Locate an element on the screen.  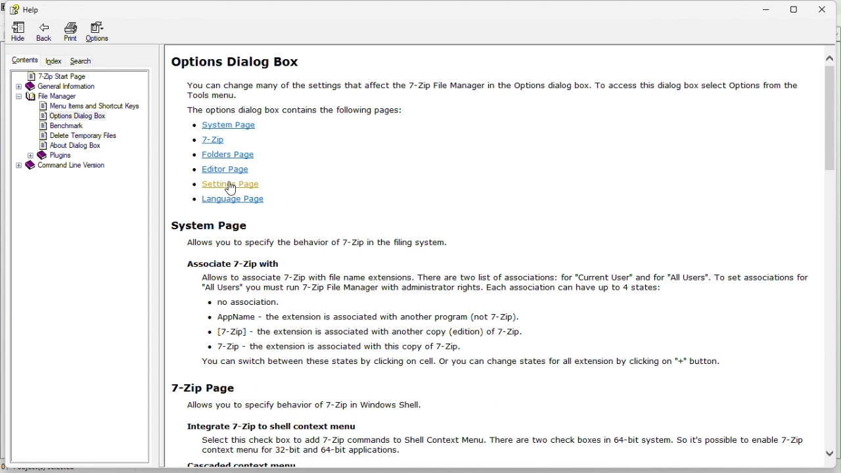
close is located at coordinates (827, 7).